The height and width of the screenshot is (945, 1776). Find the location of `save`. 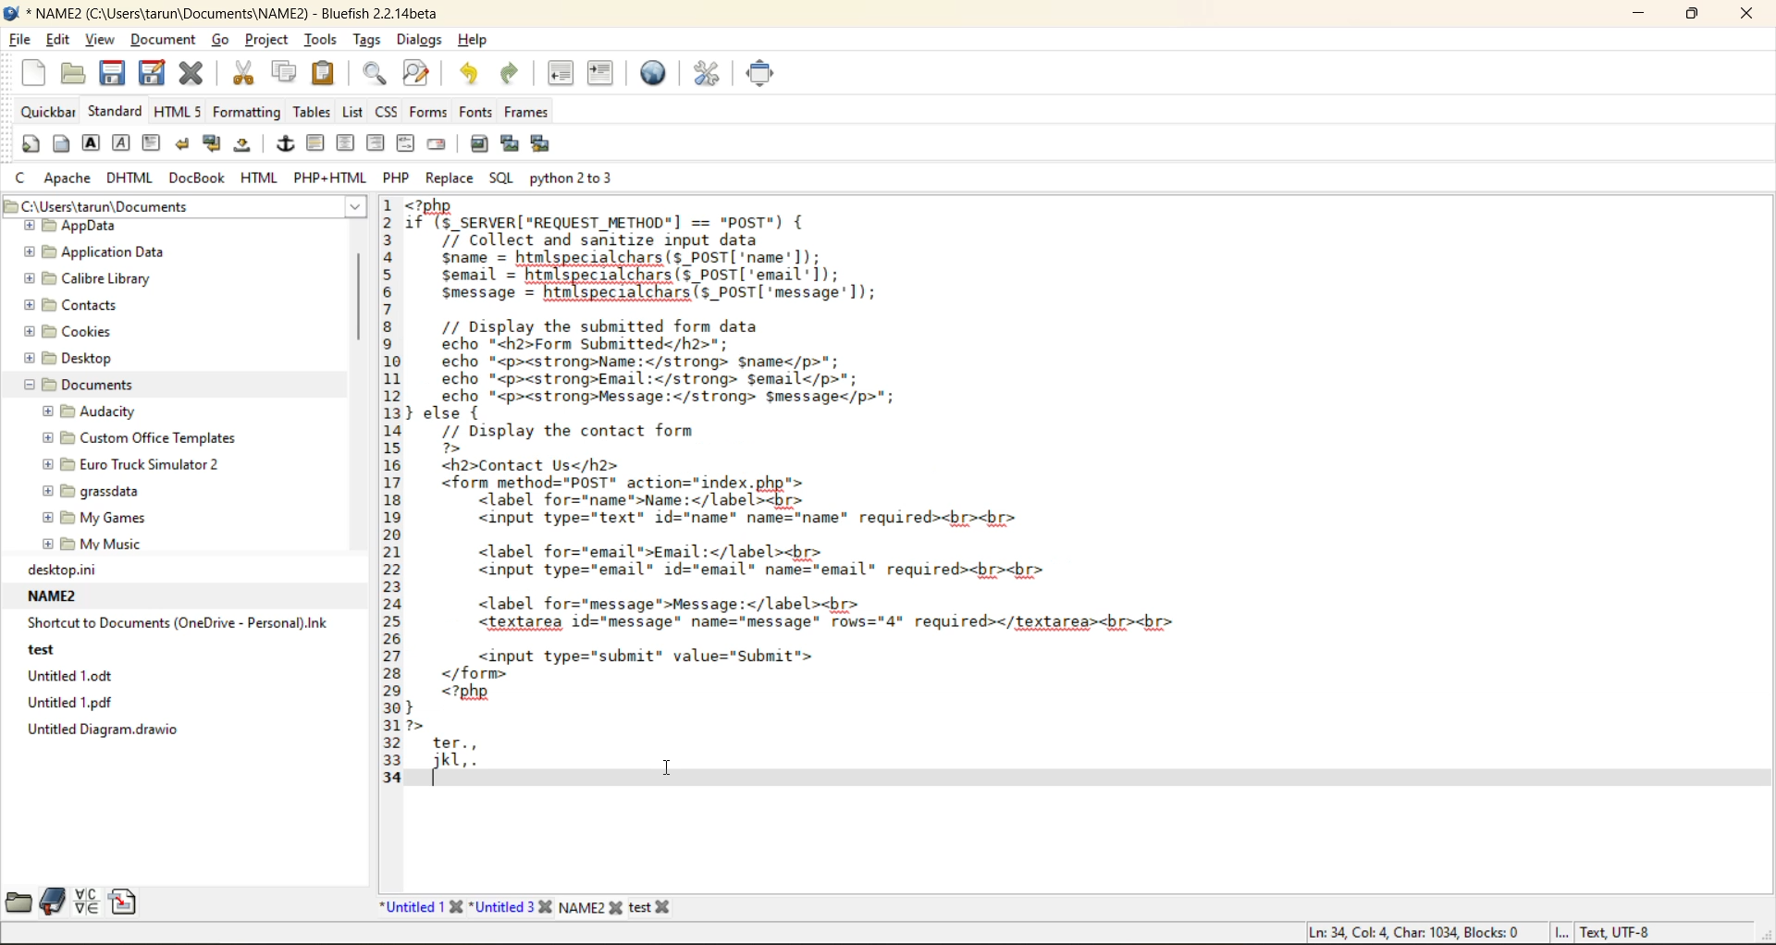

save is located at coordinates (114, 73).